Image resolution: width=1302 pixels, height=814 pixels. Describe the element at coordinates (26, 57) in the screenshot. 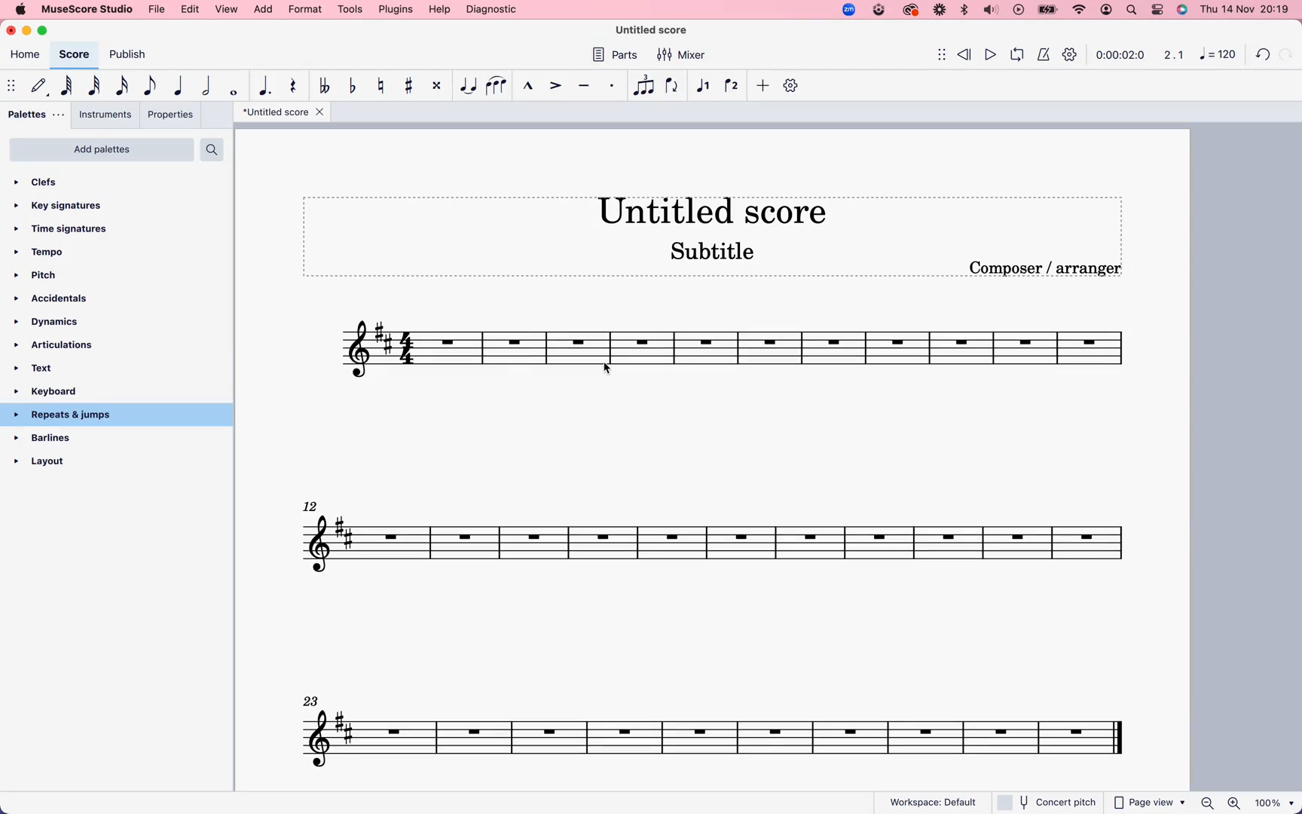

I see `home` at that location.